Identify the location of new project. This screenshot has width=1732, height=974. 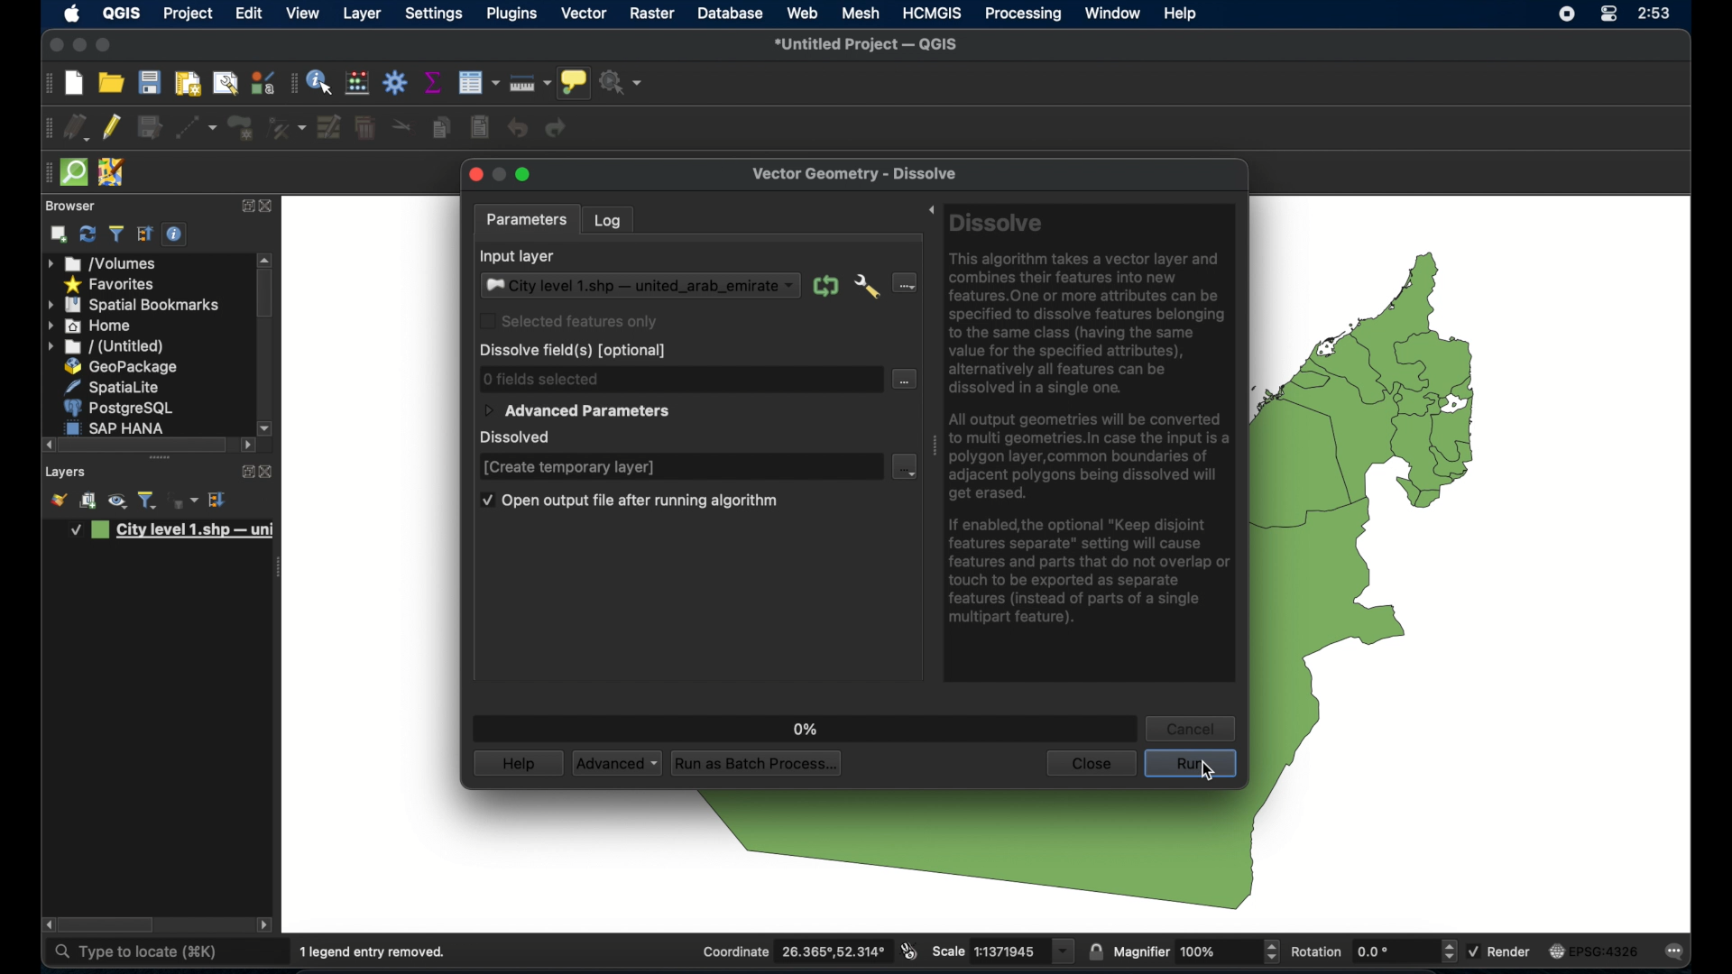
(75, 84).